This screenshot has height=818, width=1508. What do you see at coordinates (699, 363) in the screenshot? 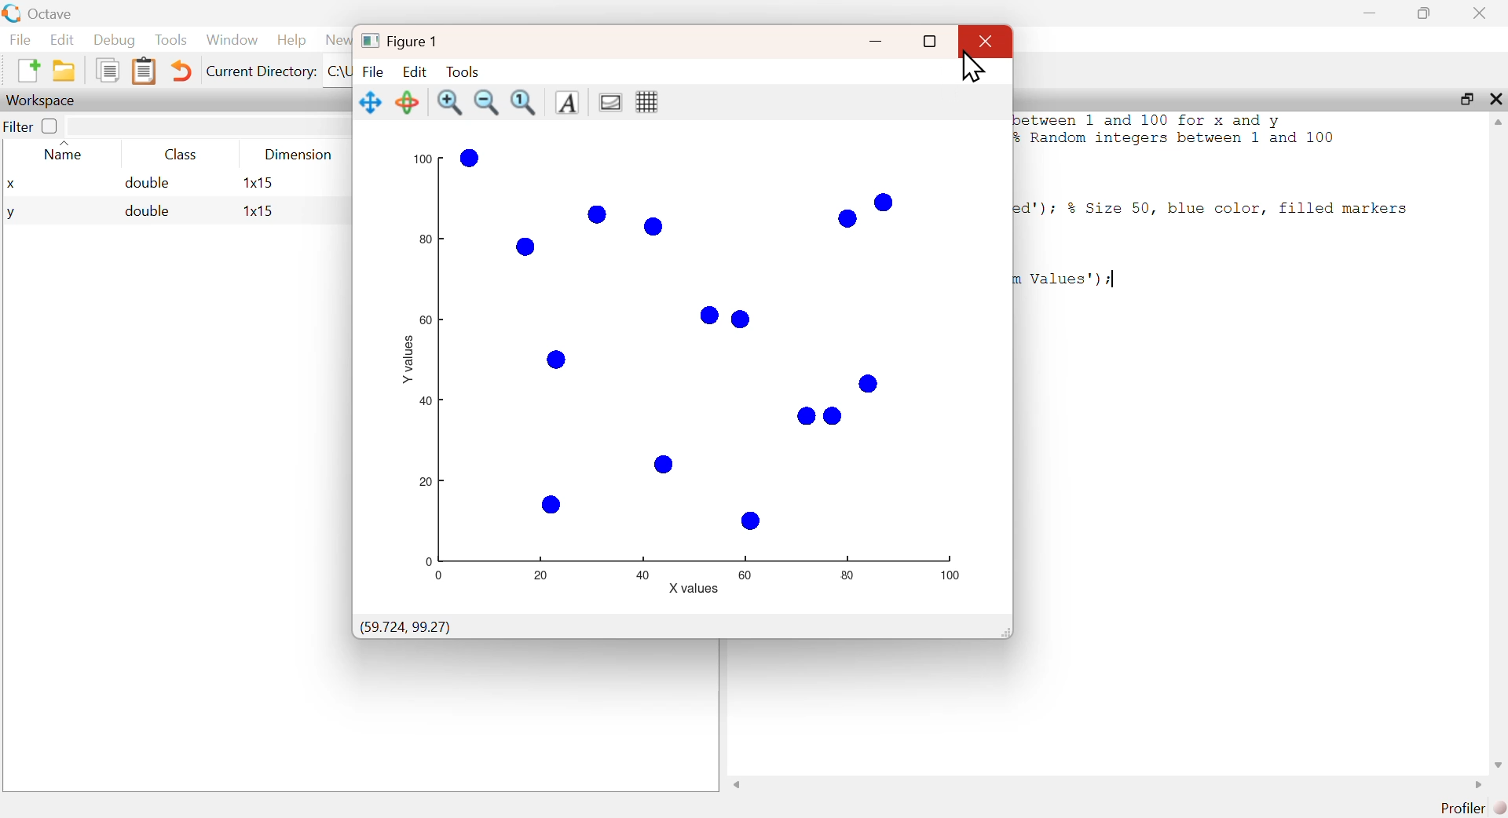
I see `Graph` at bounding box center [699, 363].